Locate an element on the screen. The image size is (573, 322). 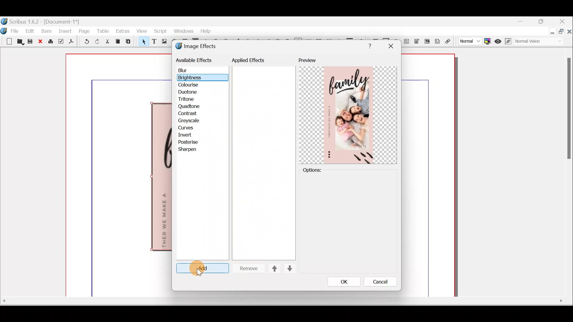
New is located at coordinates (7, 41).